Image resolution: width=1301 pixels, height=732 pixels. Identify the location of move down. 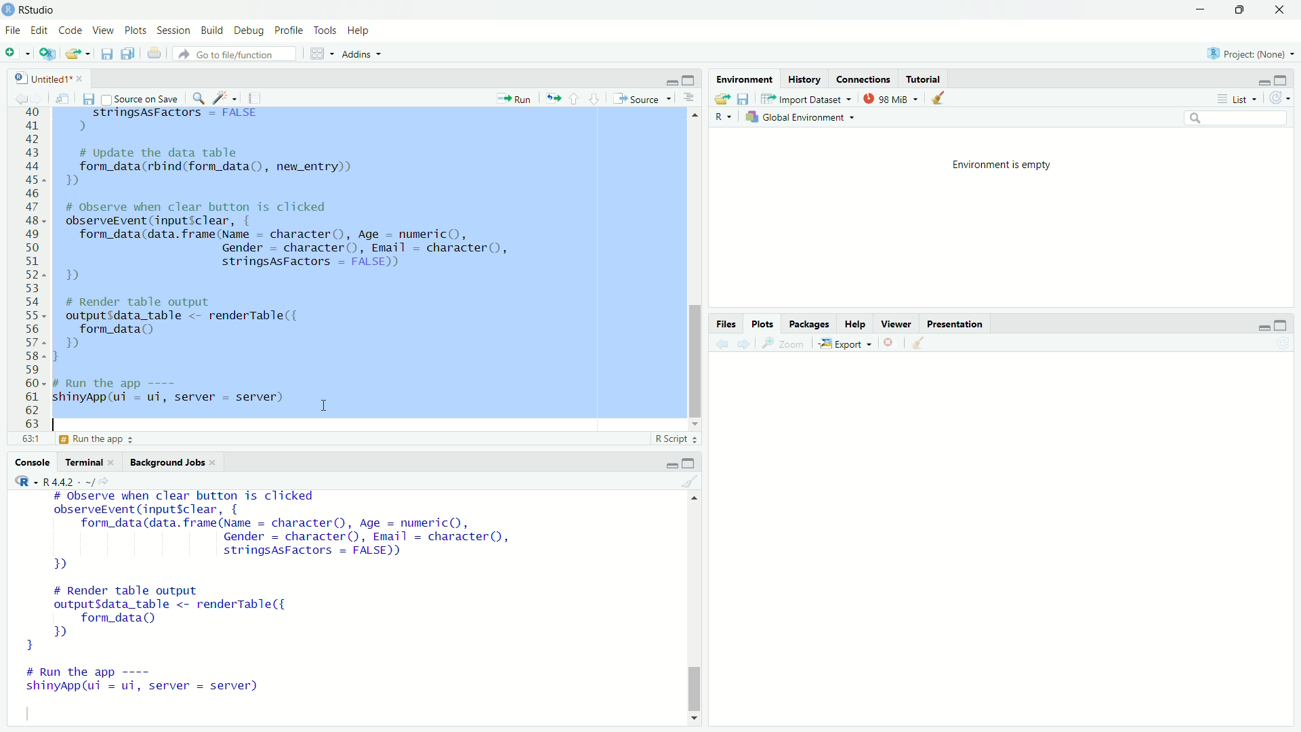
(693, 718).